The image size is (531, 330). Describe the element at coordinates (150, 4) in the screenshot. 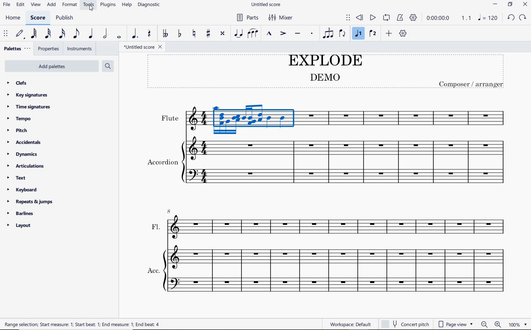

I see `diagnostic` at that location.